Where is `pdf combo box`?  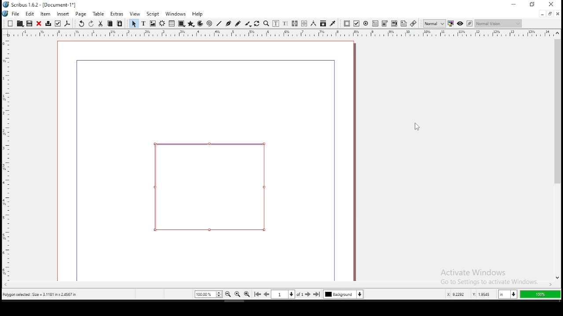
pdf combo box is located at coordinates (394, 24).